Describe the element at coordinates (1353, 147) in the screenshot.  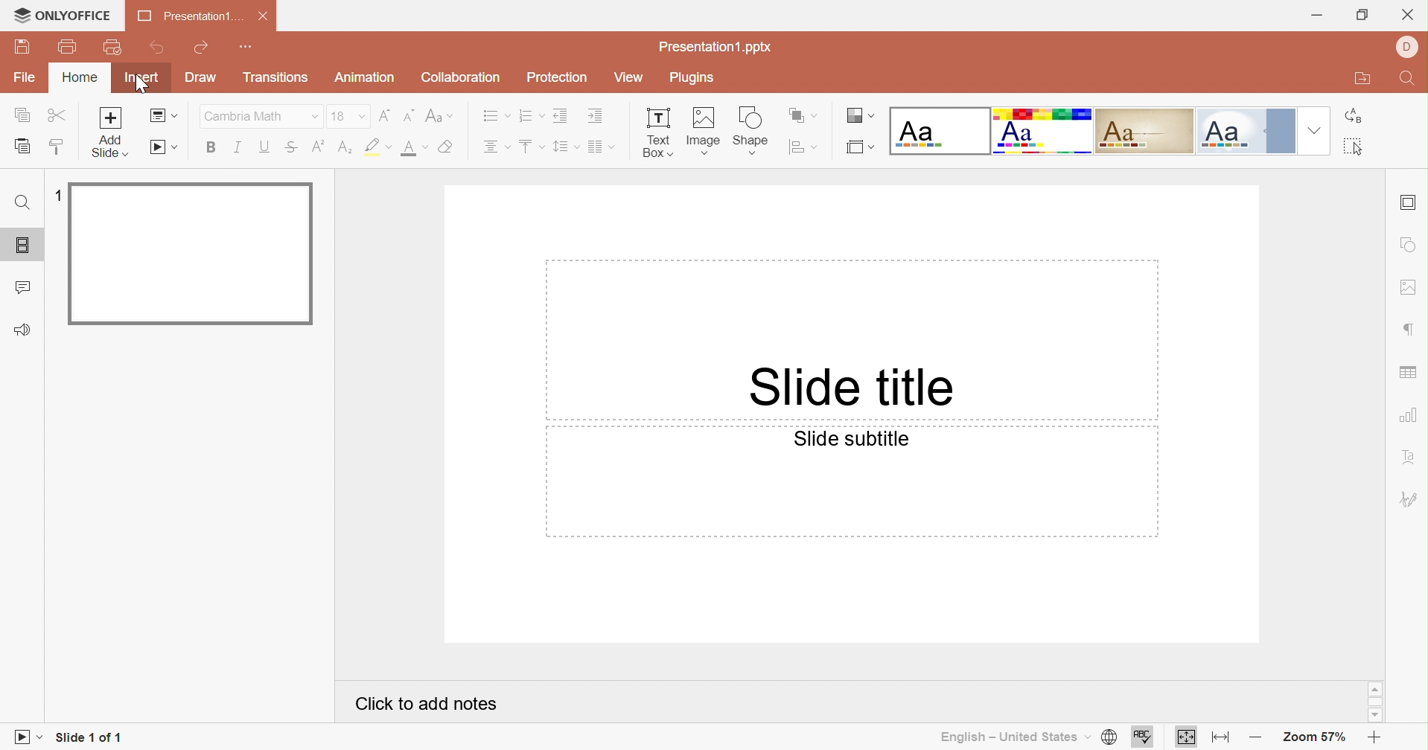
I see `Select all` at that location.